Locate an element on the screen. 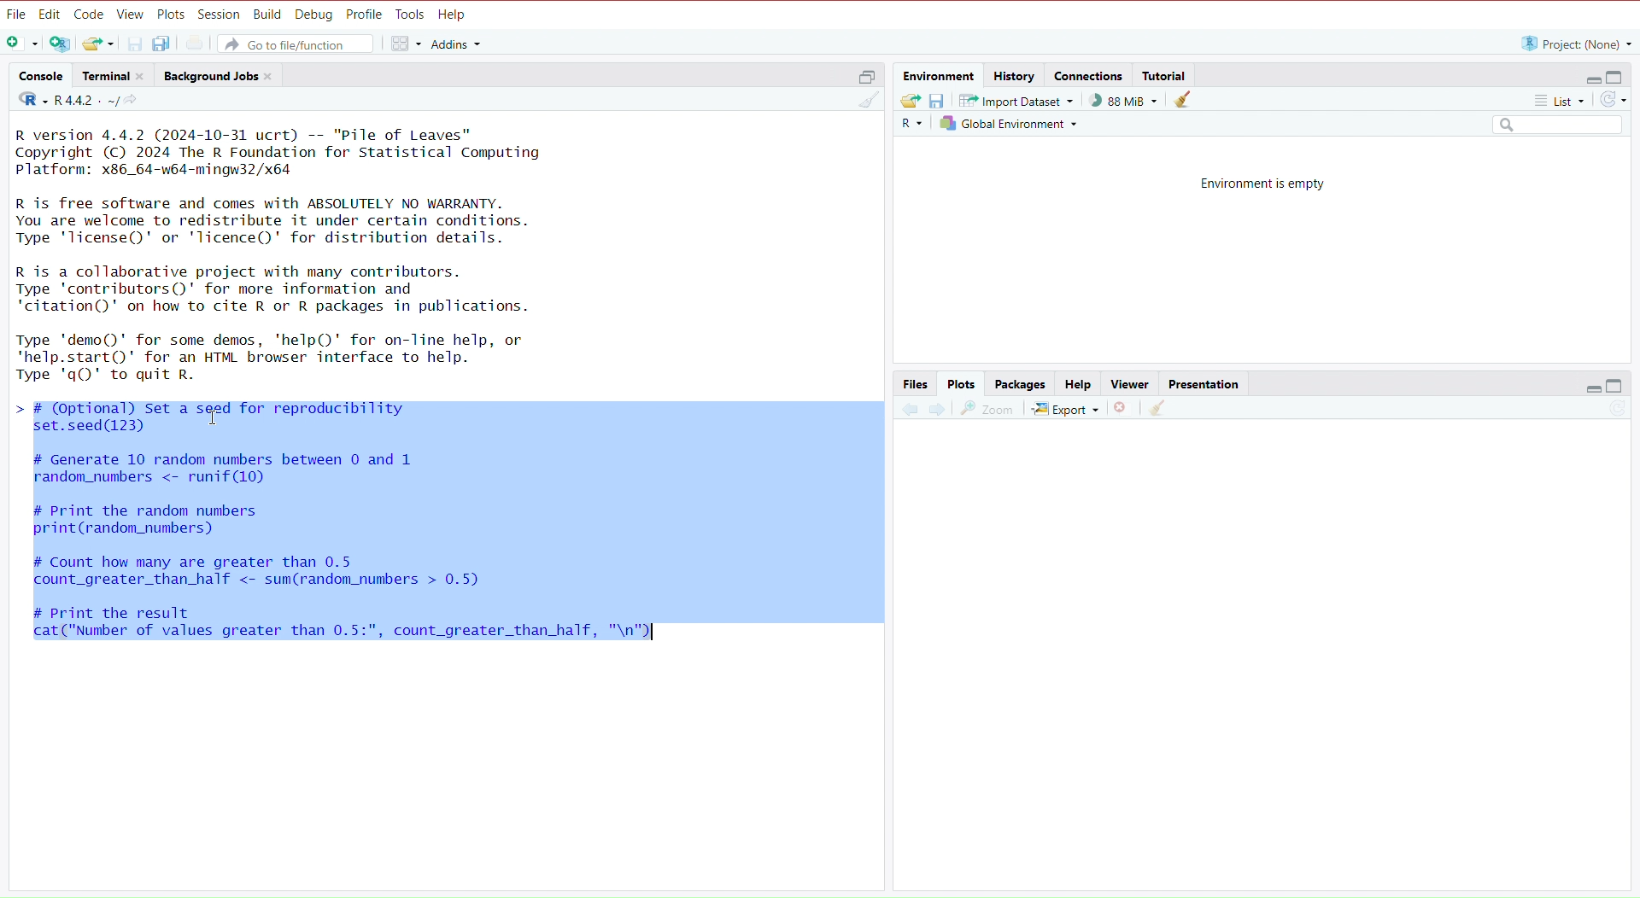 The width and height of the screenshot is (1640, 898). Code is located at coordinates (91, 14).